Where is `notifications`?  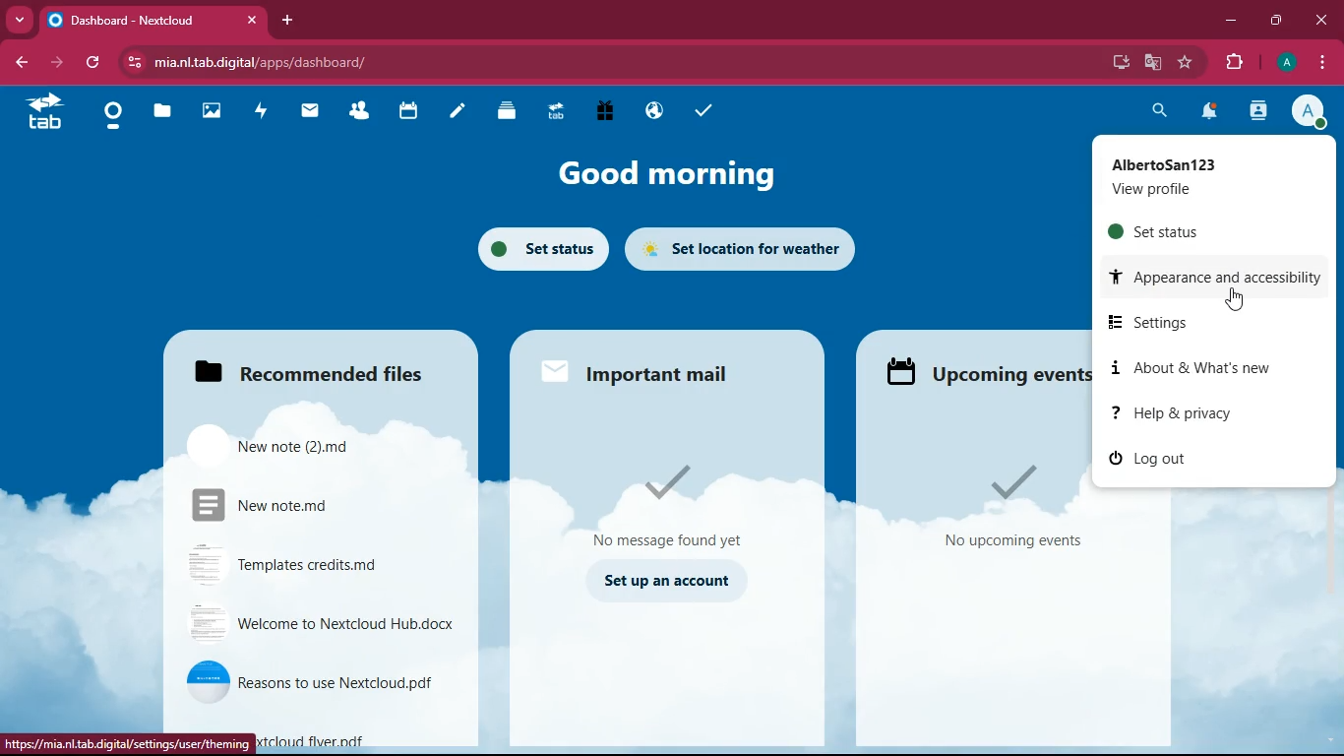 notifications is located at coordinates (1210, 110).